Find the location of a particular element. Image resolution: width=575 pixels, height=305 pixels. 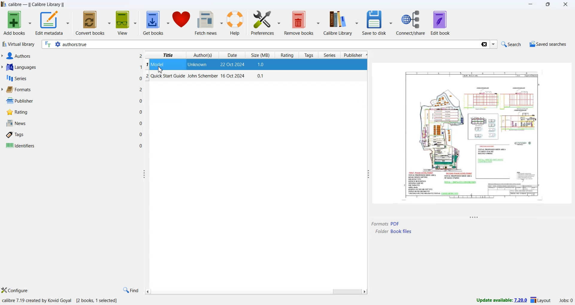

Model.pdf format is located at coordinates (385, 224).